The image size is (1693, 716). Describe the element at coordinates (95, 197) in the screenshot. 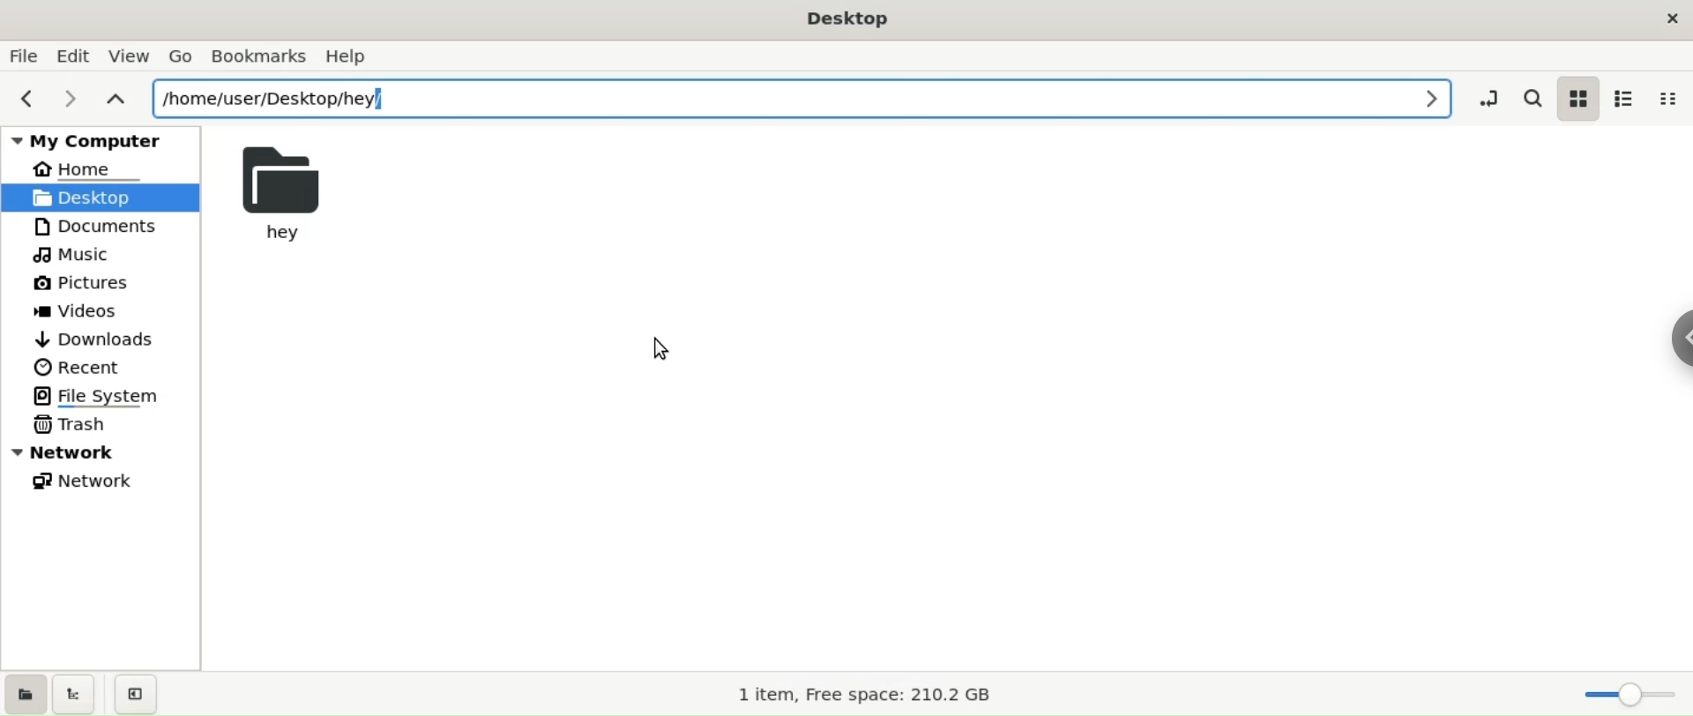

I see `desktop` at that location.